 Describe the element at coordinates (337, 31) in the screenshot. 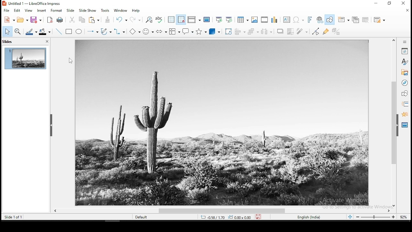

I see `toggle extrusiuon` at that location.